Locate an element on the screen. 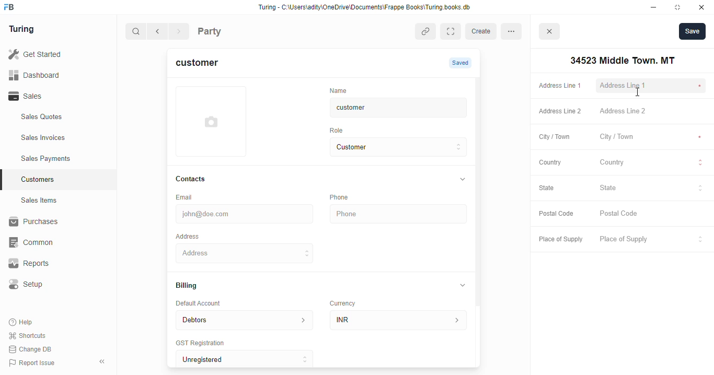 The width and height of the screenshot is (714, 375). Phone is located at coordinates (400, 214).